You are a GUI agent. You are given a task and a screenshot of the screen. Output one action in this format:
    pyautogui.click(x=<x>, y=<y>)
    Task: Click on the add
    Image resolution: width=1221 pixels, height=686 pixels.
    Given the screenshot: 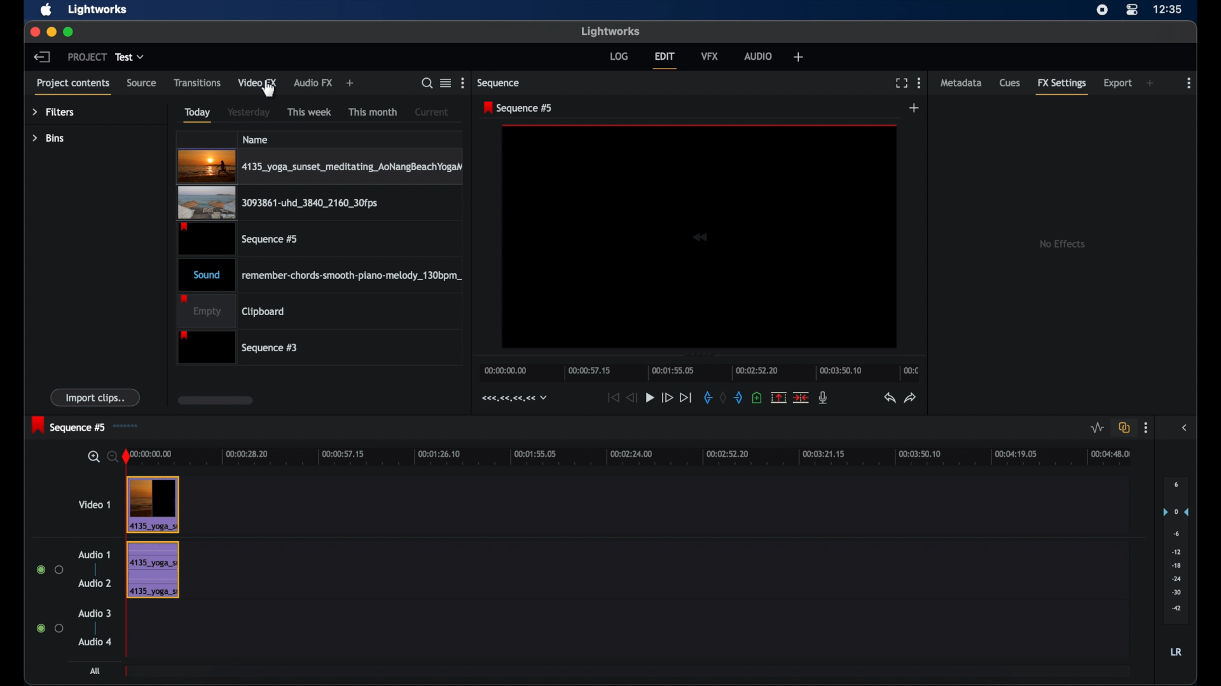 What is the action you would take?
    pyautogui.click(x=1151, y=83)
    